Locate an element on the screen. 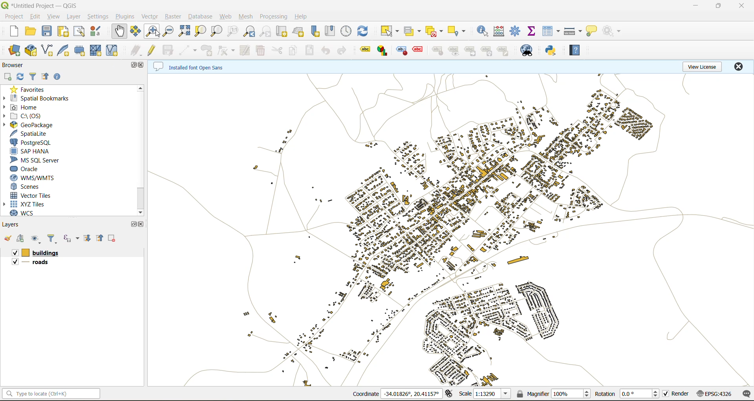 This screenshot has height=401, width=754. style manager is located at coordinates (99, 31).